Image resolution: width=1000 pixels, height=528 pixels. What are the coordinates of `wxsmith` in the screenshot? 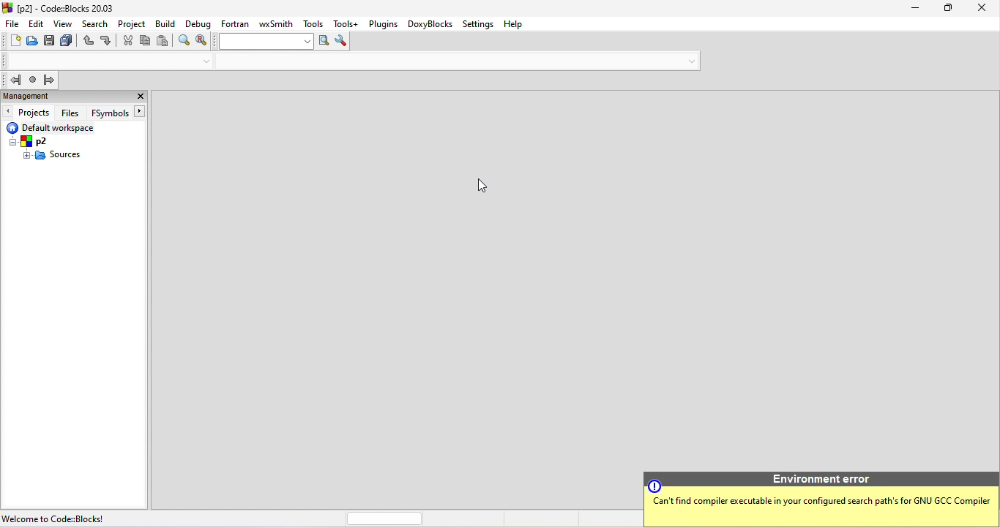 It's located at (275, 25).